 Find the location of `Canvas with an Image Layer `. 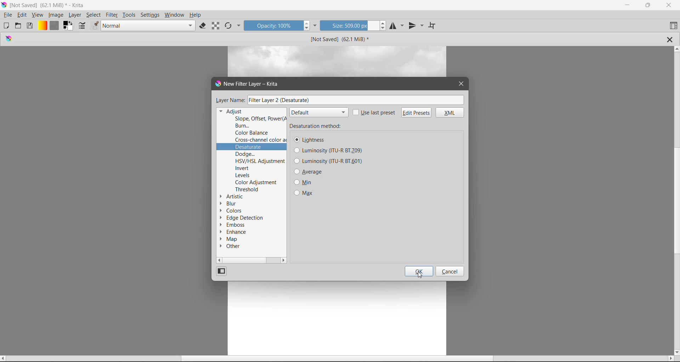

Canvas with an Image Layer  is located at coordinates (338, 318).